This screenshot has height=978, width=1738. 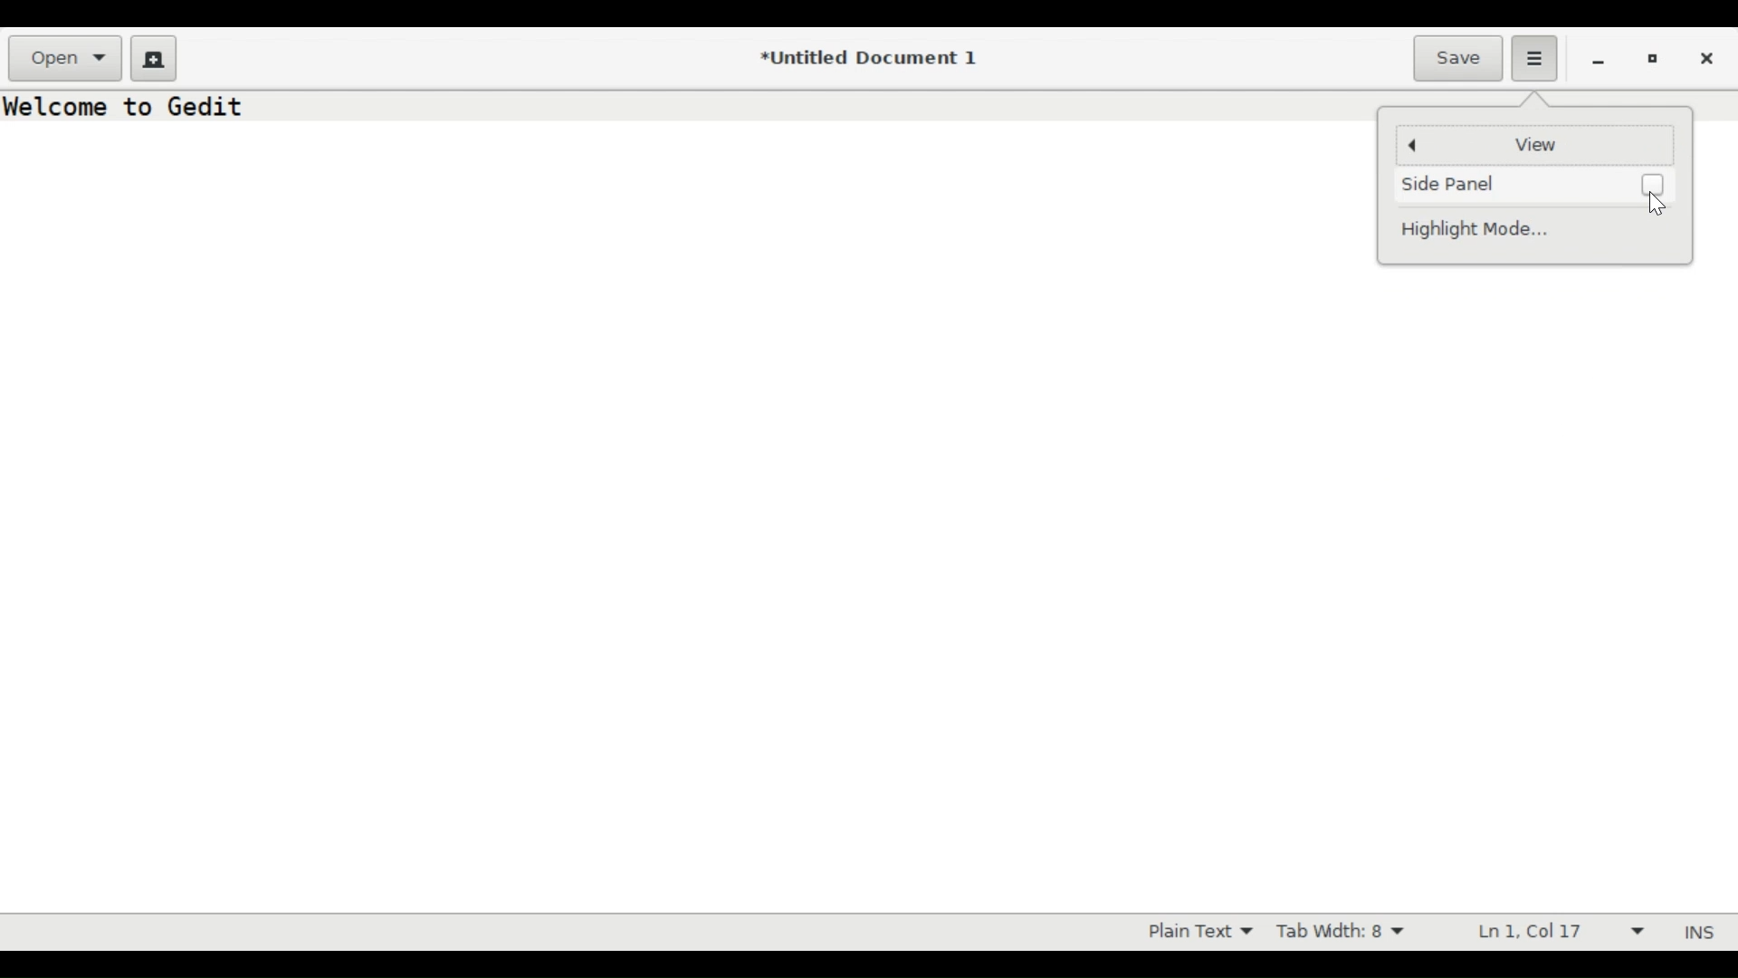 What do you see at coordinates (872, 60) in the screenshot?
I see `*Untitled Document 1` at bounding box center [872, 60].